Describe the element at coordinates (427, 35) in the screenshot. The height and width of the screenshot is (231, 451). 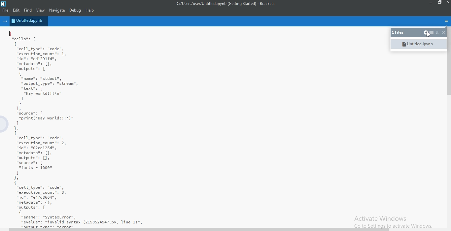
I see `cursor` at that location.